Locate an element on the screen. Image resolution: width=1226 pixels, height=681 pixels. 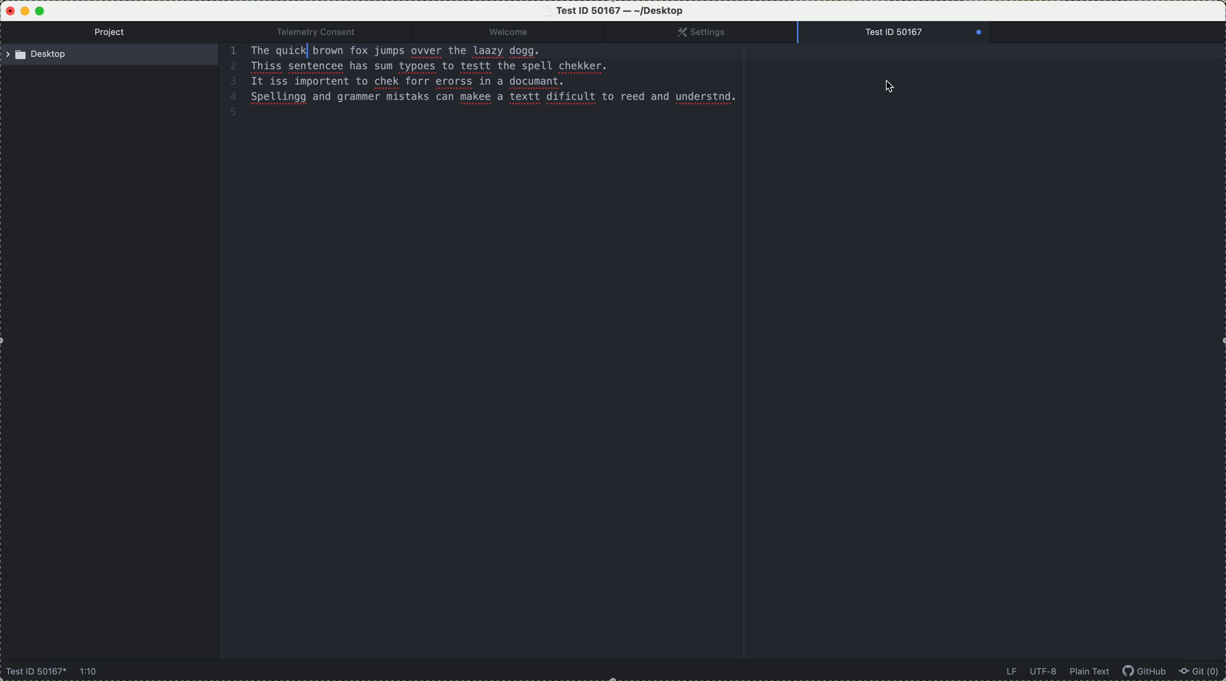
desktop location is located at coordinates (113, 57).